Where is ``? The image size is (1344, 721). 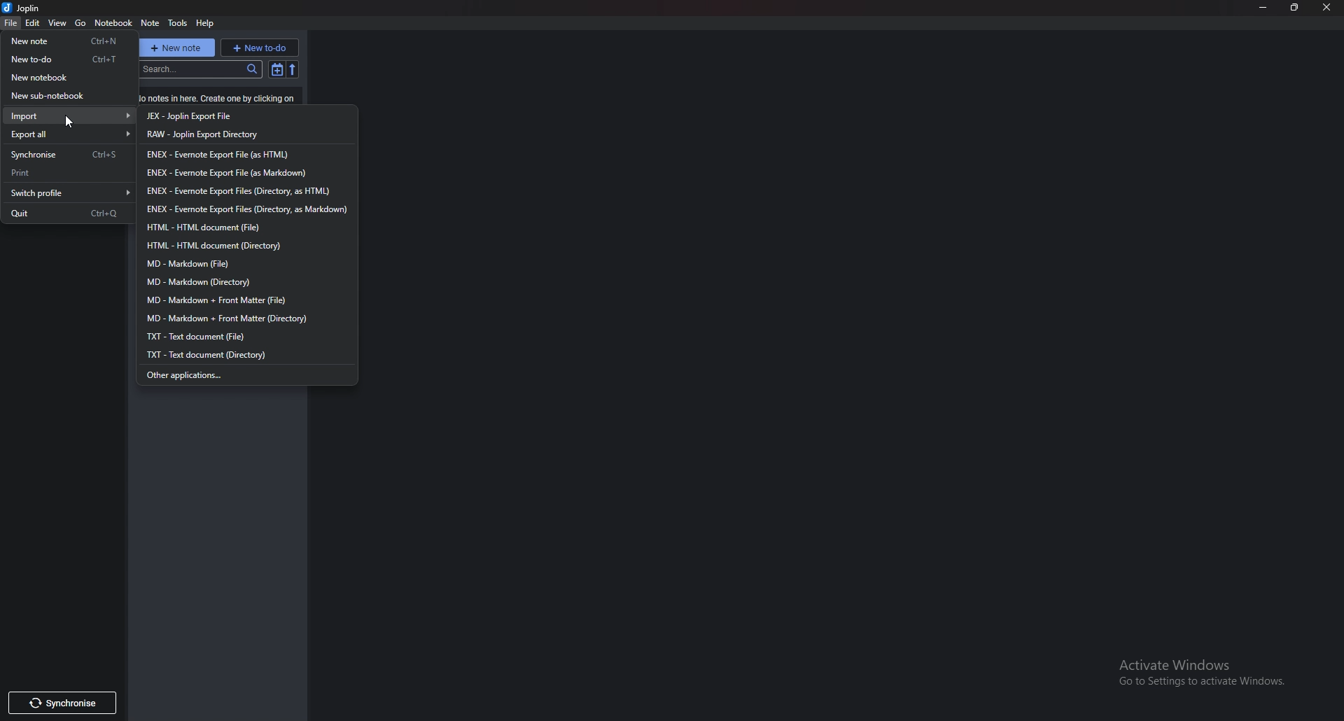  is located at coordinates (70, 702).